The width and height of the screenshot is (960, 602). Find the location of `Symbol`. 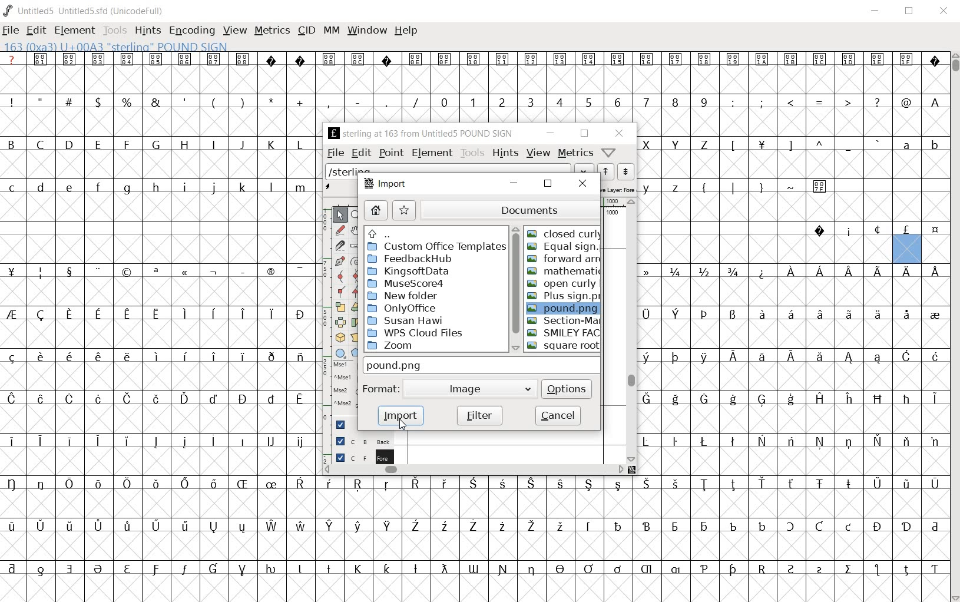

Symbol is located at coordinates (704, 315).